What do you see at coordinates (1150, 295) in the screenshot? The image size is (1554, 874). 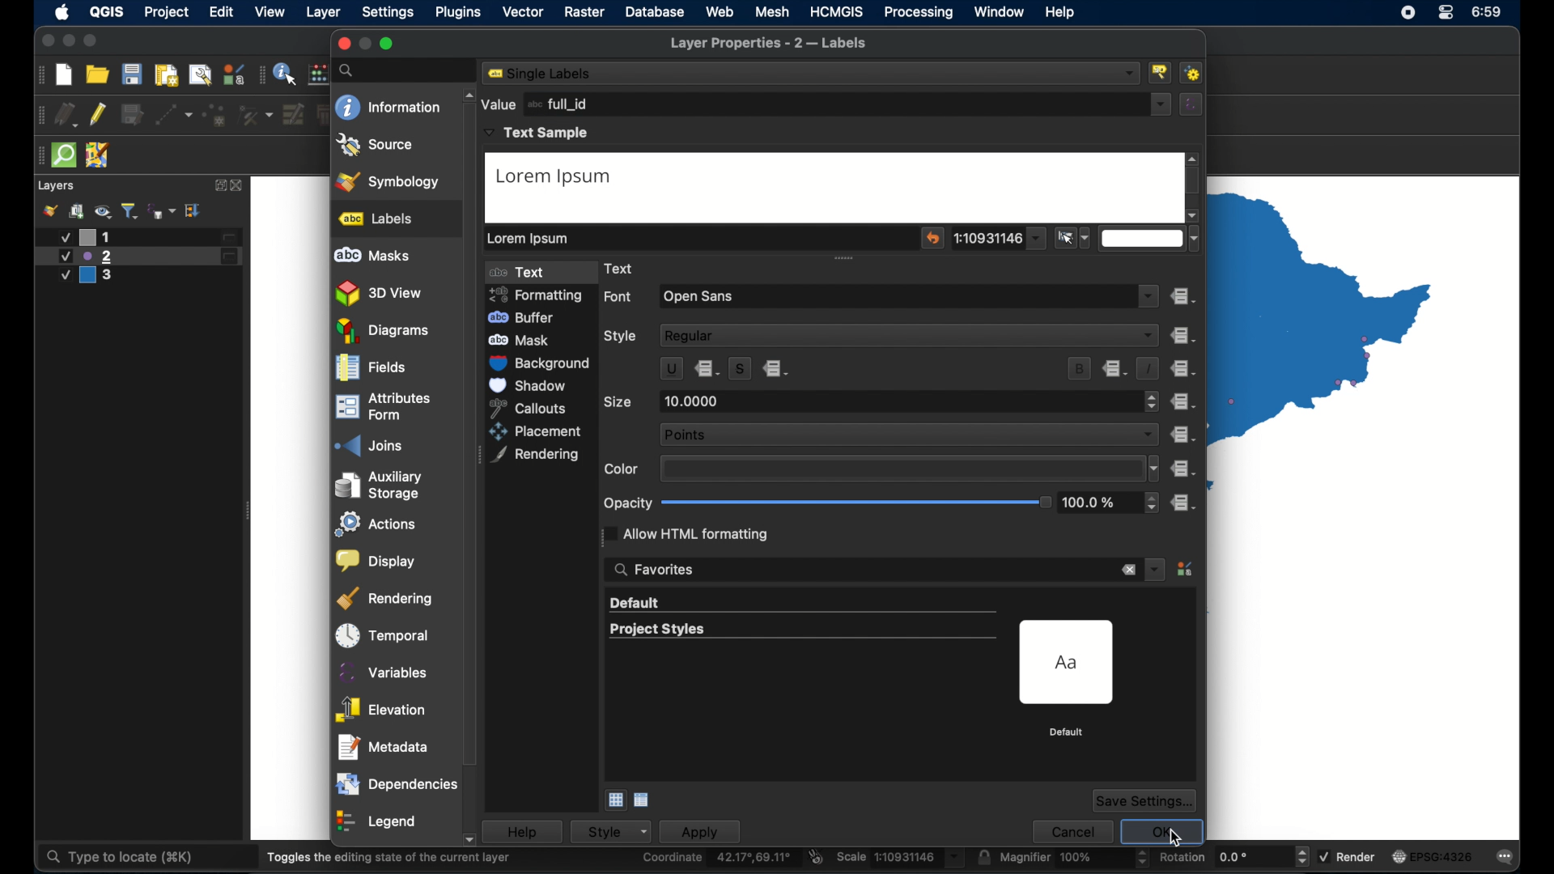 I see `dropdown` at bounding box center [1150, 295].